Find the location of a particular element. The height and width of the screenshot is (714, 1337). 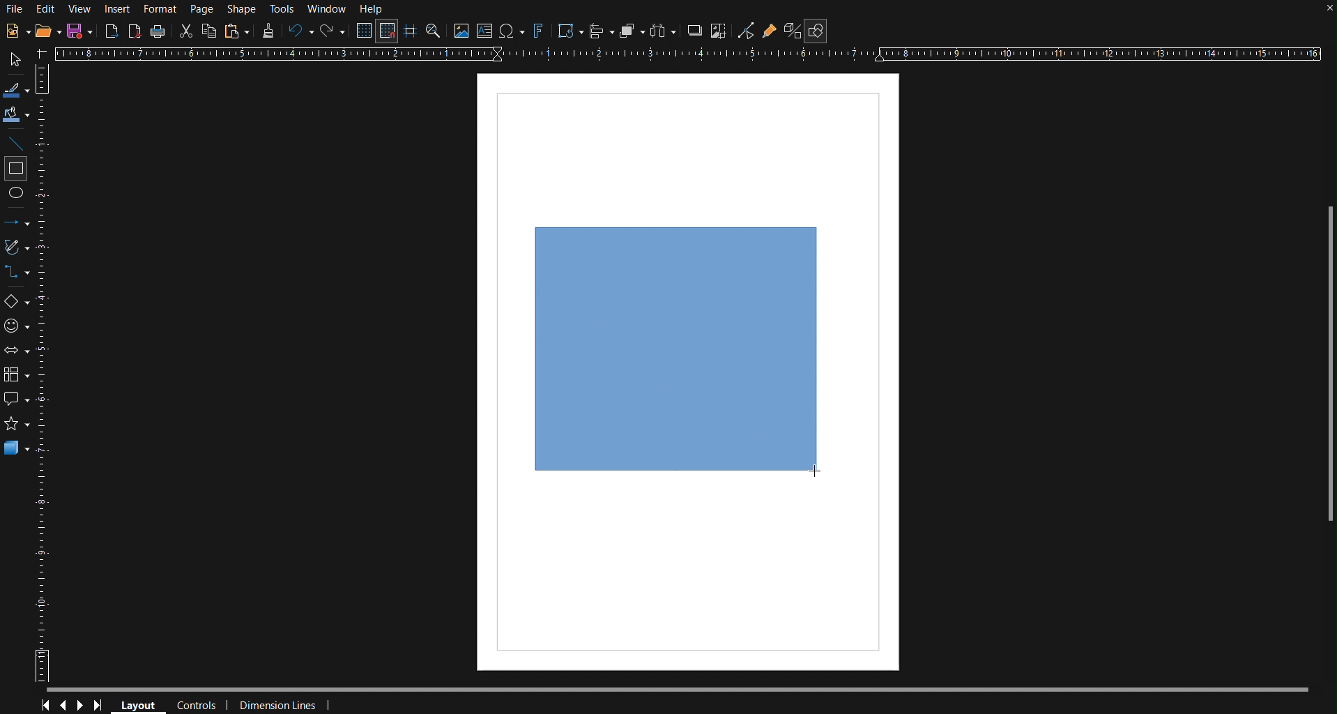

Shape is located at coordinates (243, 10).